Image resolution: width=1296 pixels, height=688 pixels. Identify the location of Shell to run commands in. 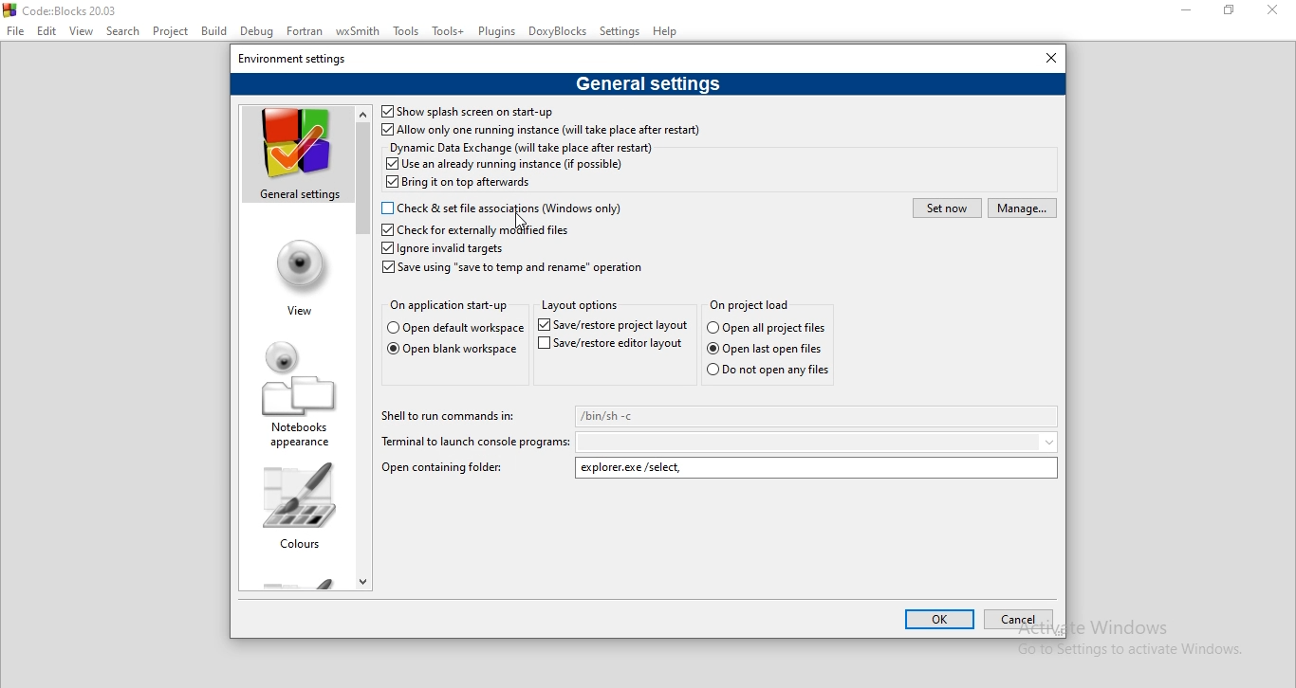
(452, 415).